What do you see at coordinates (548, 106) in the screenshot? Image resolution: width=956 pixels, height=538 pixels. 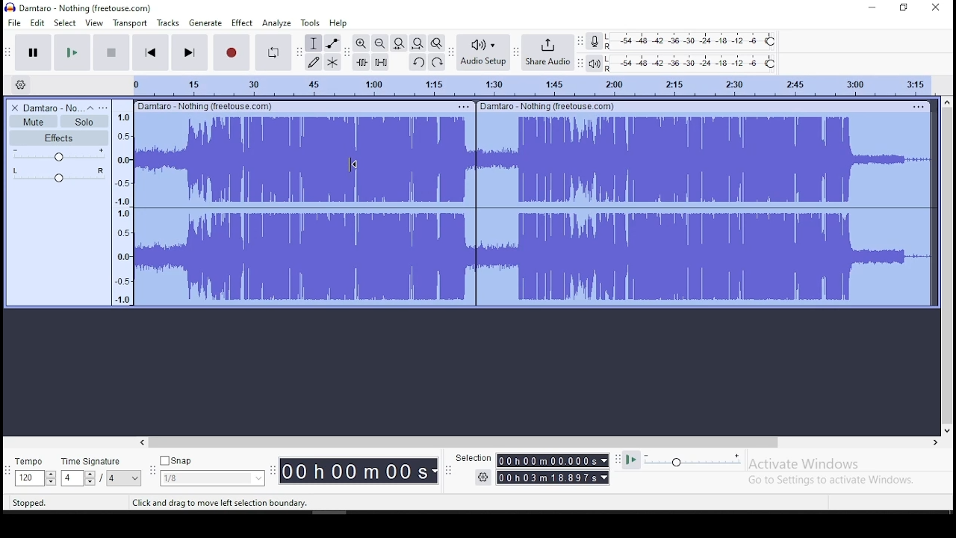 I see `Damtaro-Nothing (freehouse.com)` at bounding box center [548, 106].